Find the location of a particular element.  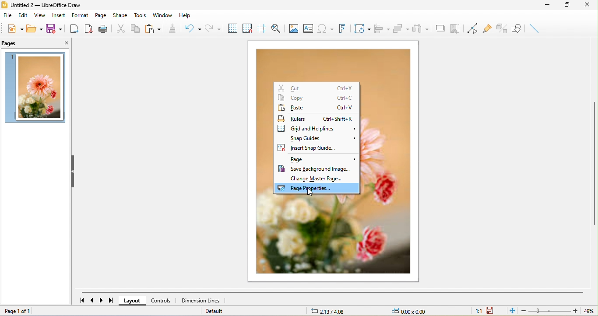

save is located at coordinates (53, 28).